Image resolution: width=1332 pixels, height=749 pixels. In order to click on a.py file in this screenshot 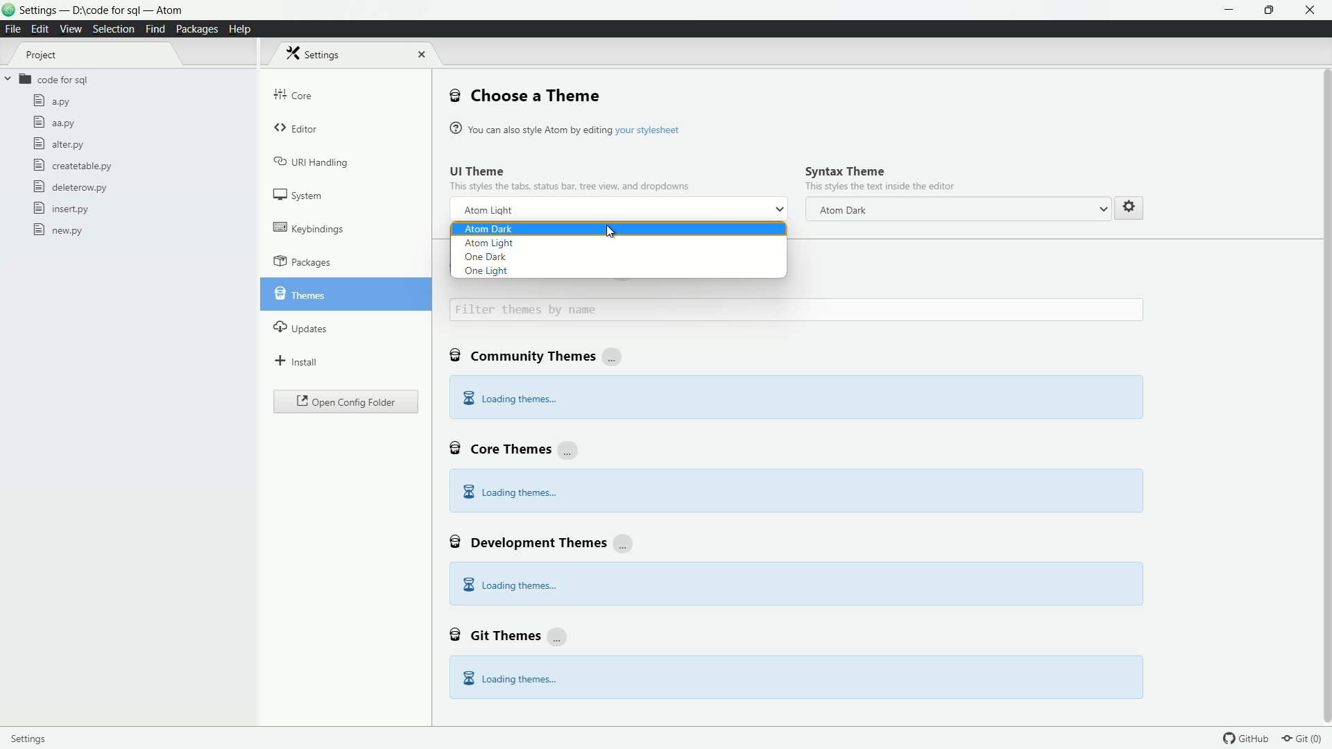, I will do `click(52, 101)`.